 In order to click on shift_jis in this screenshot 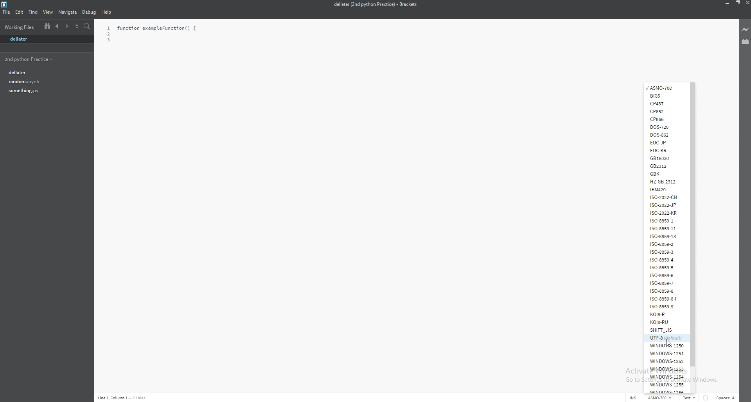, I will do `click(667, 330)`.